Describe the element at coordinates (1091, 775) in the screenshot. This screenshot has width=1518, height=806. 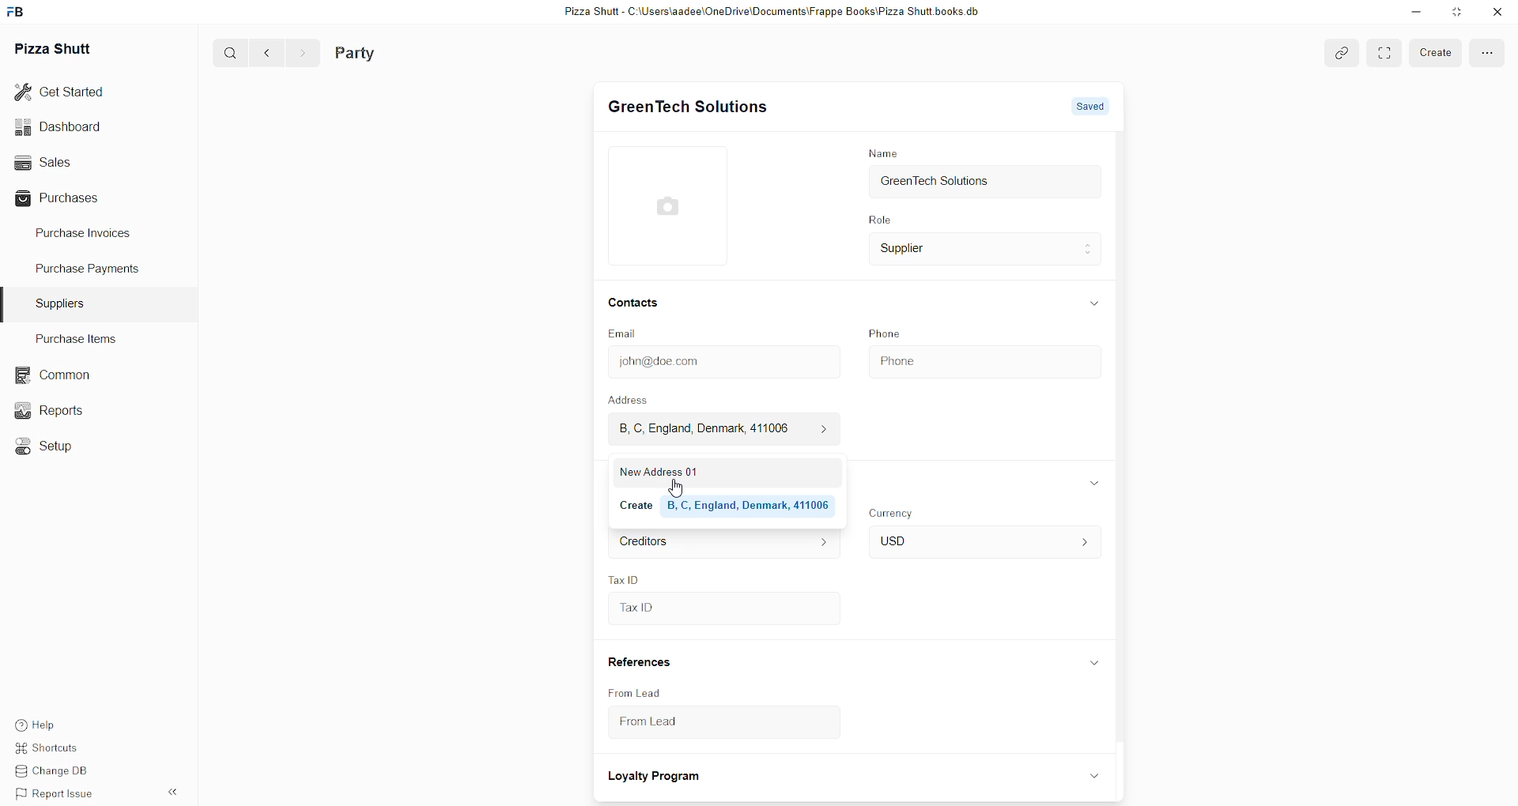
I see `hide` at that location.